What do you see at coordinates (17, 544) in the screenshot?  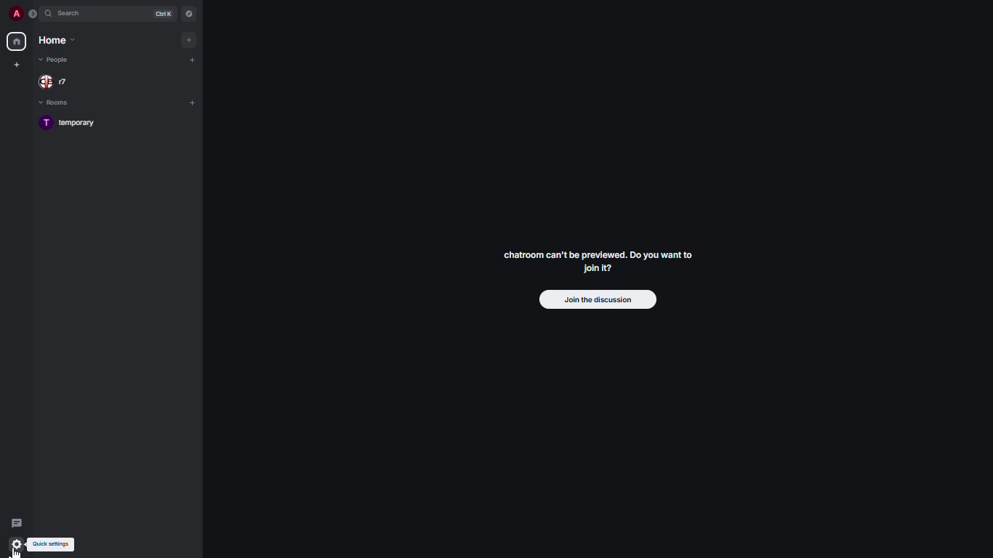 I see `quick settings` at bounding box center [17, 544].